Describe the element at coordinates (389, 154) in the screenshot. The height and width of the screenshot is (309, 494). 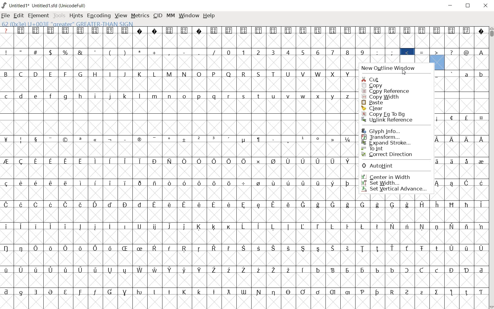
I see `correct direction` at that location.